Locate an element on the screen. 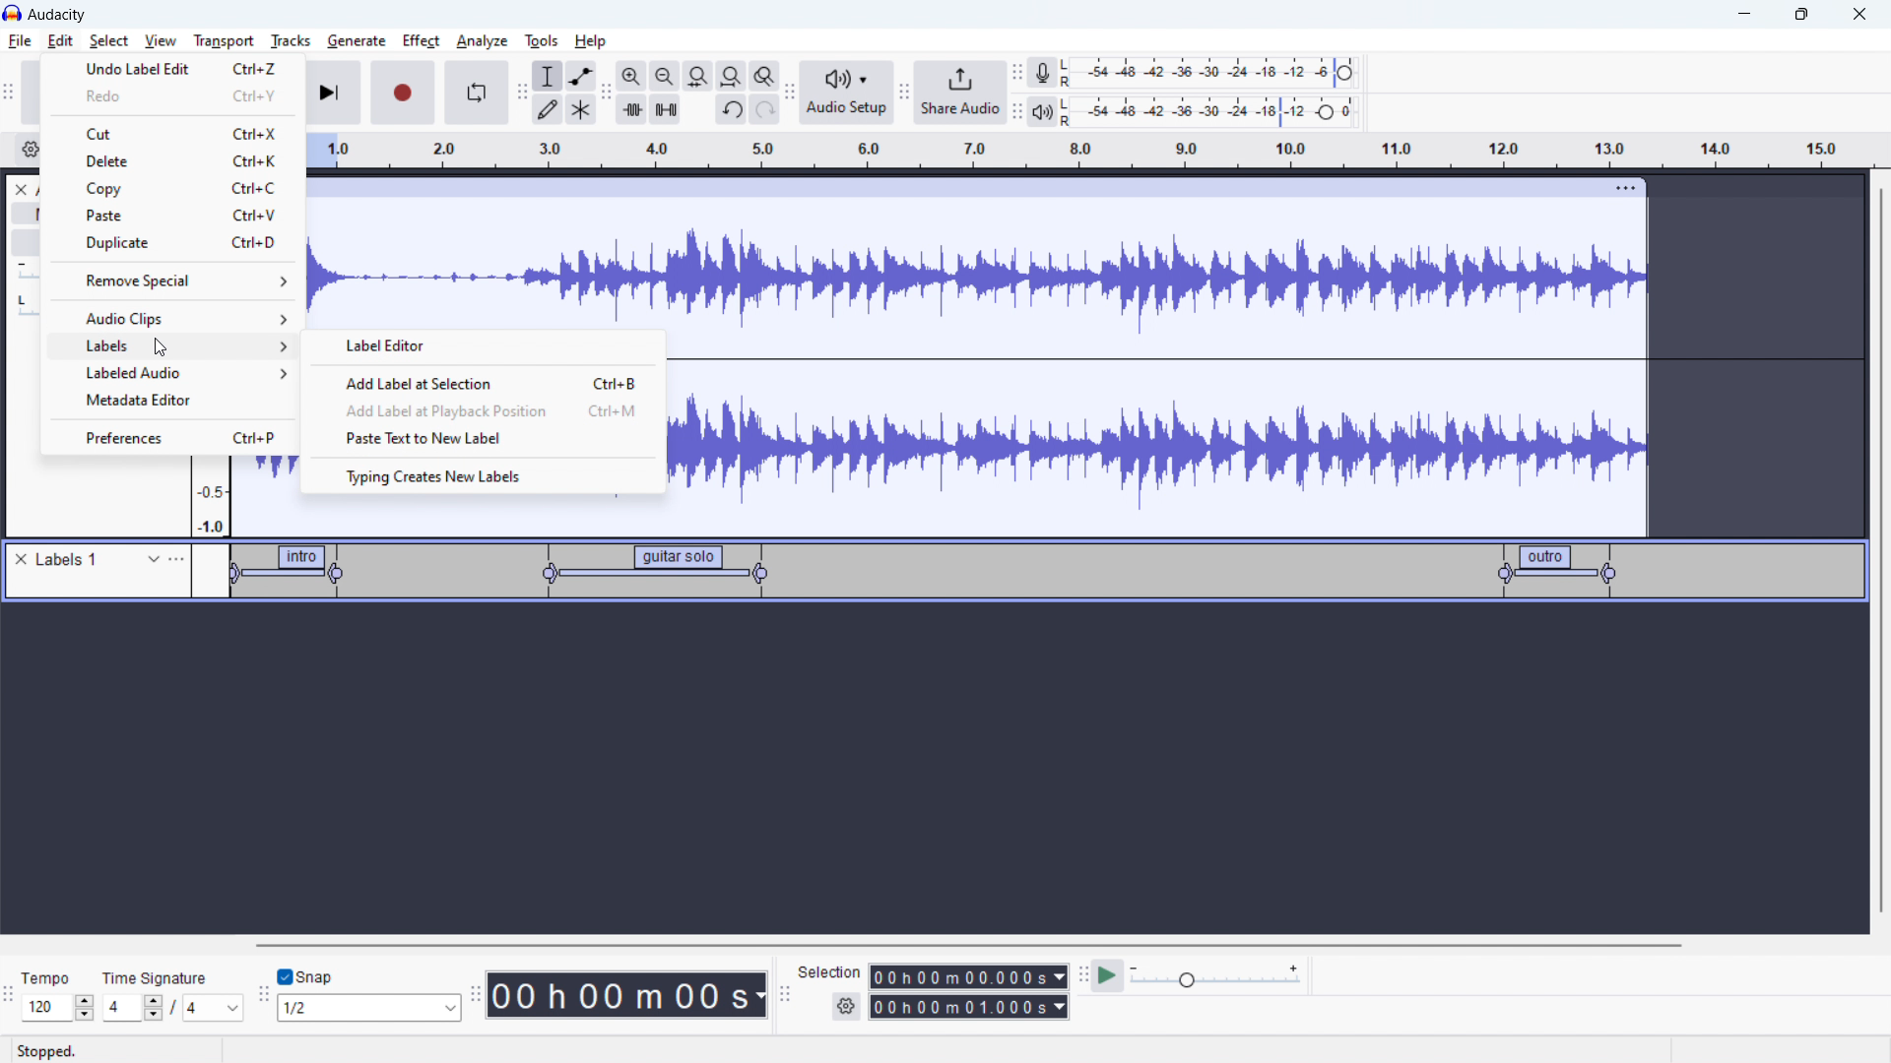 Image resolution: width=1891 pixels, height=1063 pixels. effect is located at coordinates (422, 41).